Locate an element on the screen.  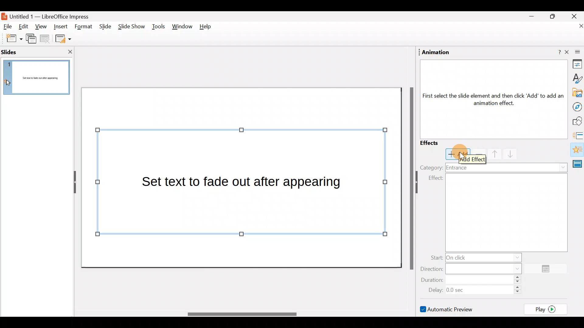
Document name is located at coordinates (50, 16).